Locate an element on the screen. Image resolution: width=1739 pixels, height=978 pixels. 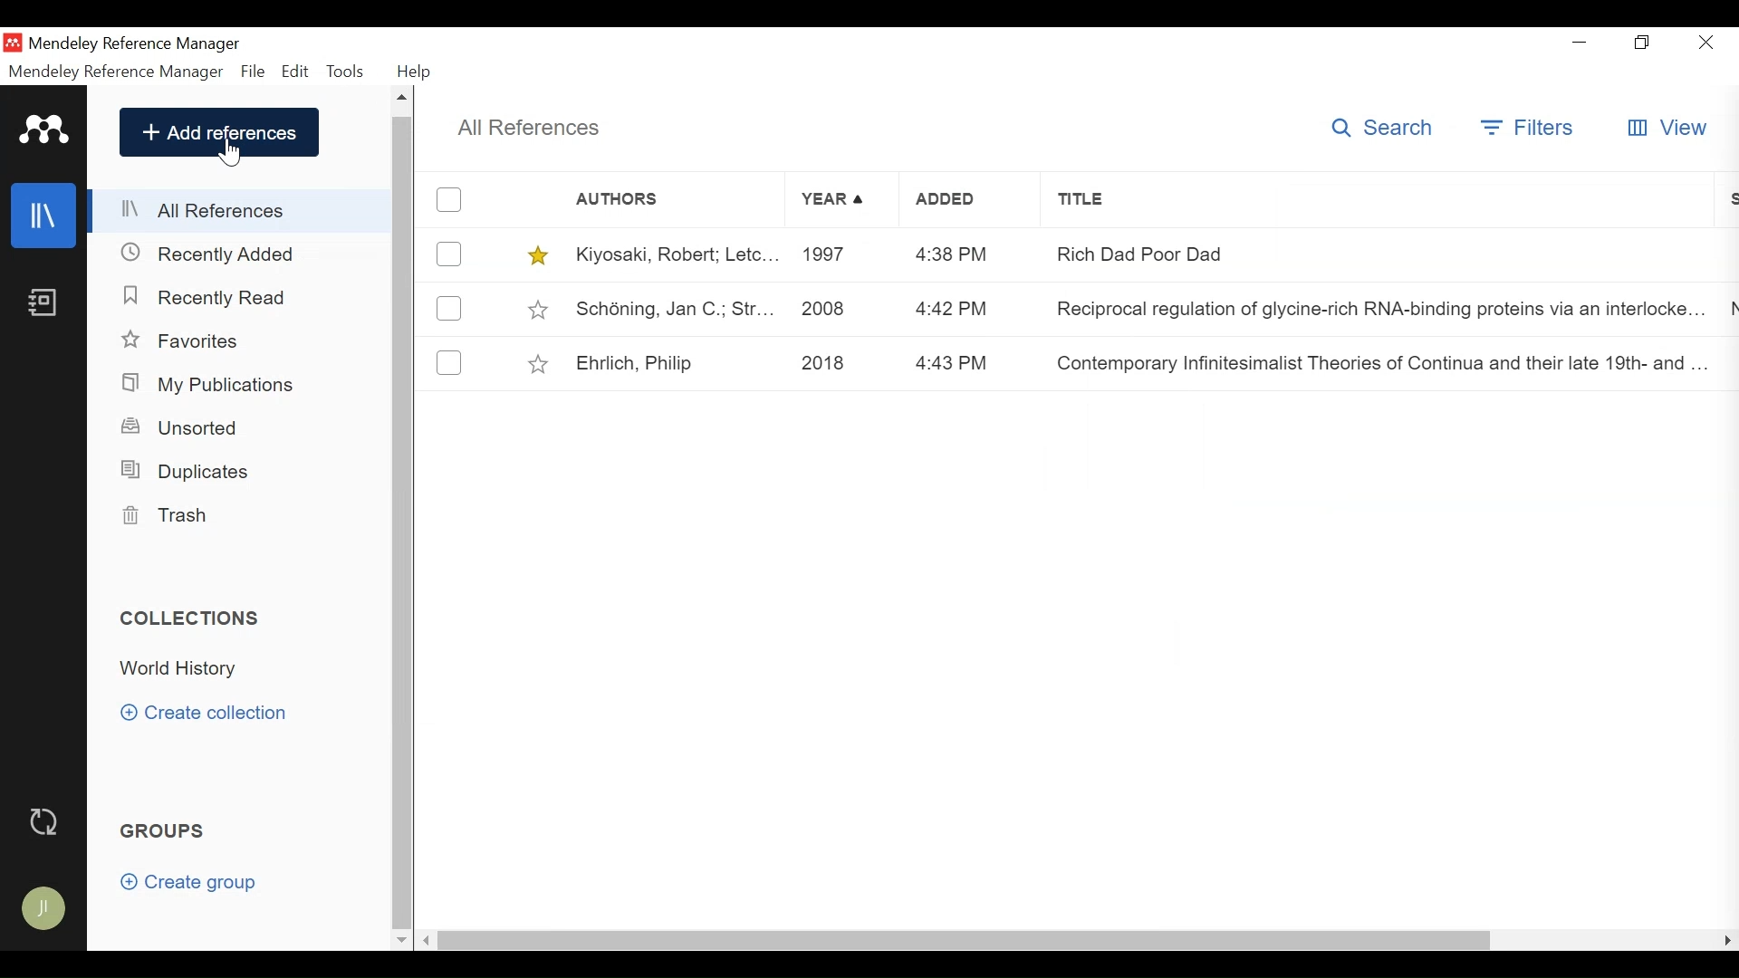
(un)select" is located at coordinates (449, 311).